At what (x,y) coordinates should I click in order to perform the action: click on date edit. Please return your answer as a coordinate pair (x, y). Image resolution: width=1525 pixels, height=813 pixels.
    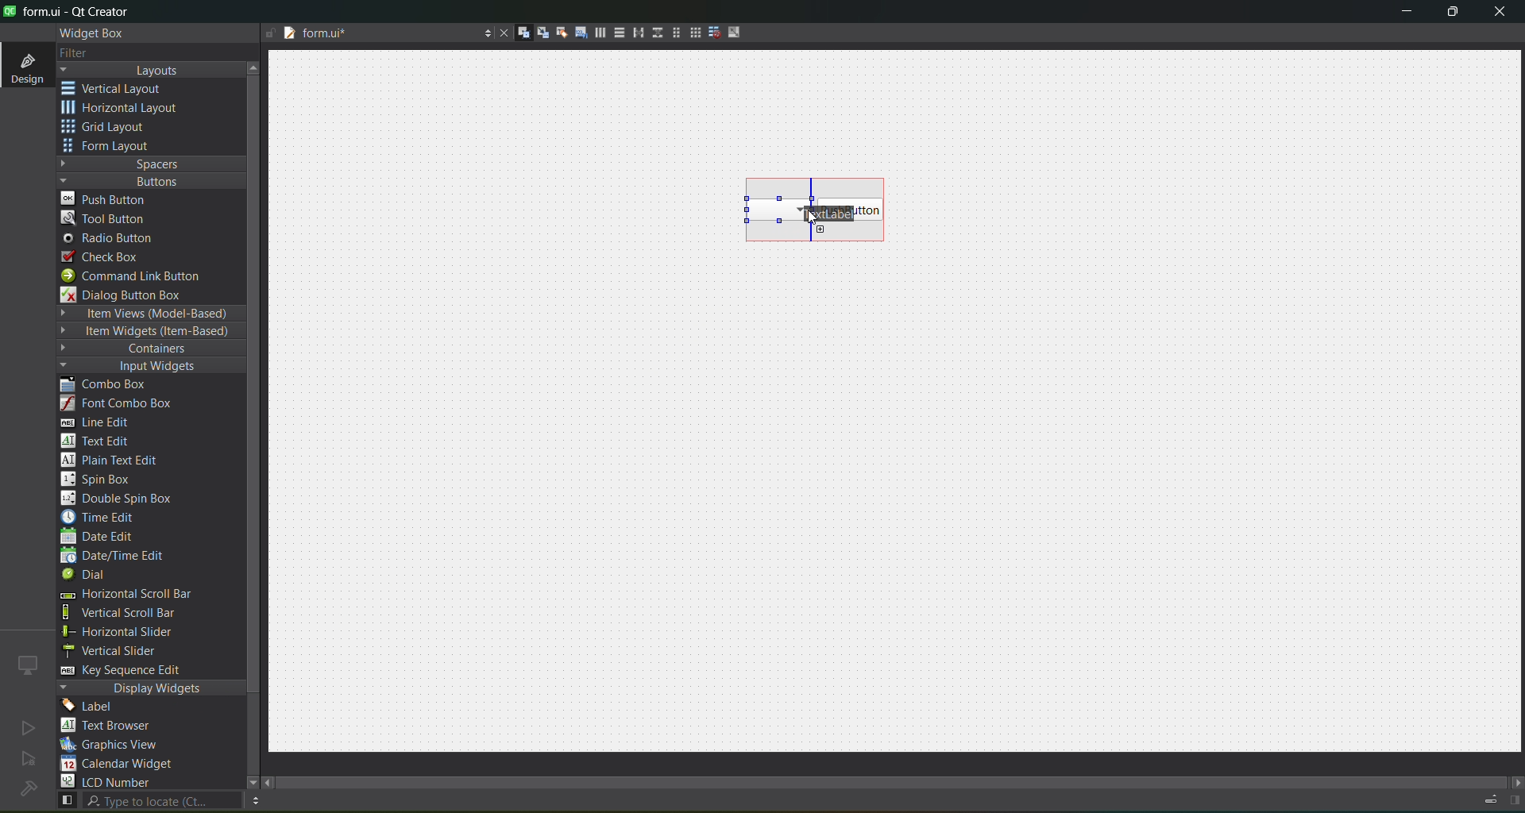
    Looking at the image, I should click on (101, 538).